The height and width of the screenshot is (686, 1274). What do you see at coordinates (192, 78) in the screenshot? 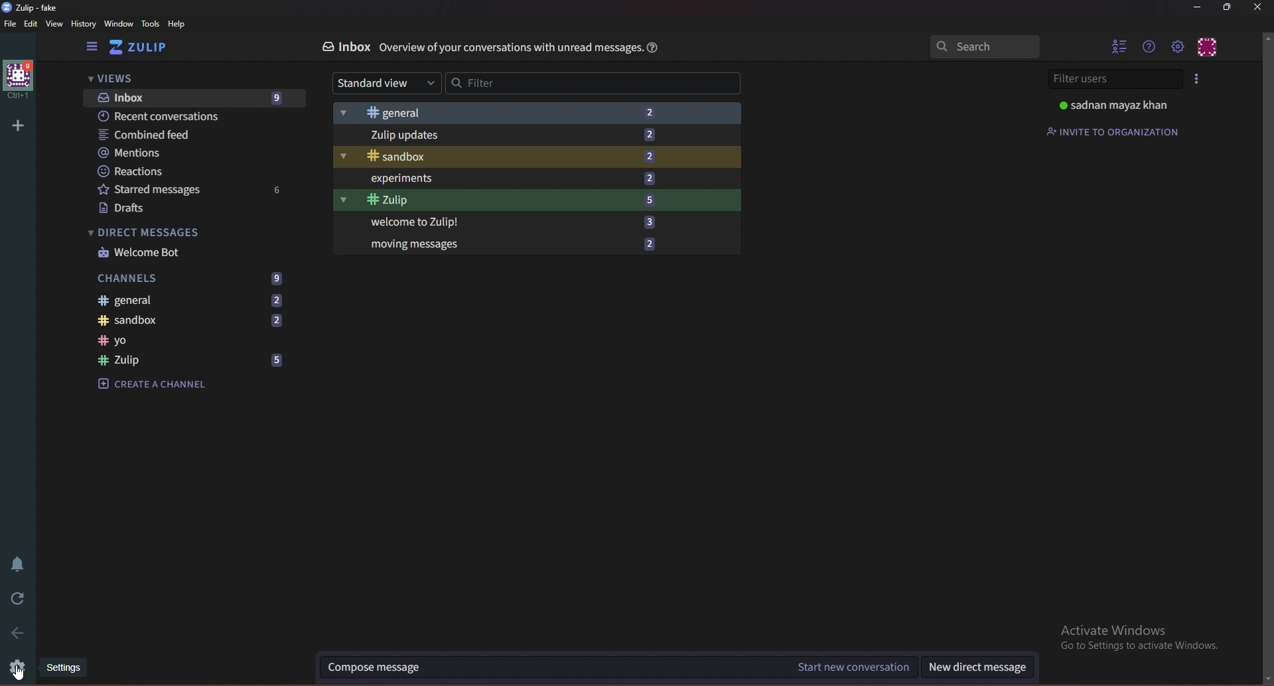
I see `views` at bounding box center [192, 78].